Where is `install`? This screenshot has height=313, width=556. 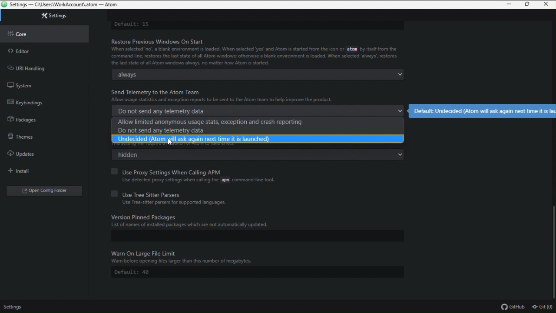 install is located at coordinates (40, 169).